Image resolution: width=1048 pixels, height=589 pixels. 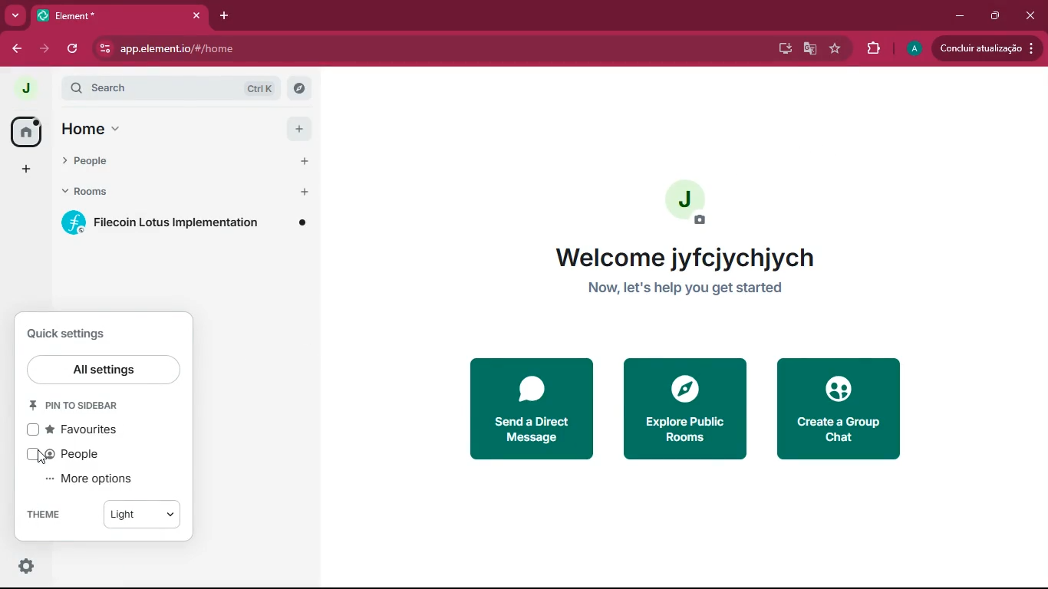 What do you see at coordinates (305, 192) in the screenshot?
I see `Add room` at bounding box center [305, 192].